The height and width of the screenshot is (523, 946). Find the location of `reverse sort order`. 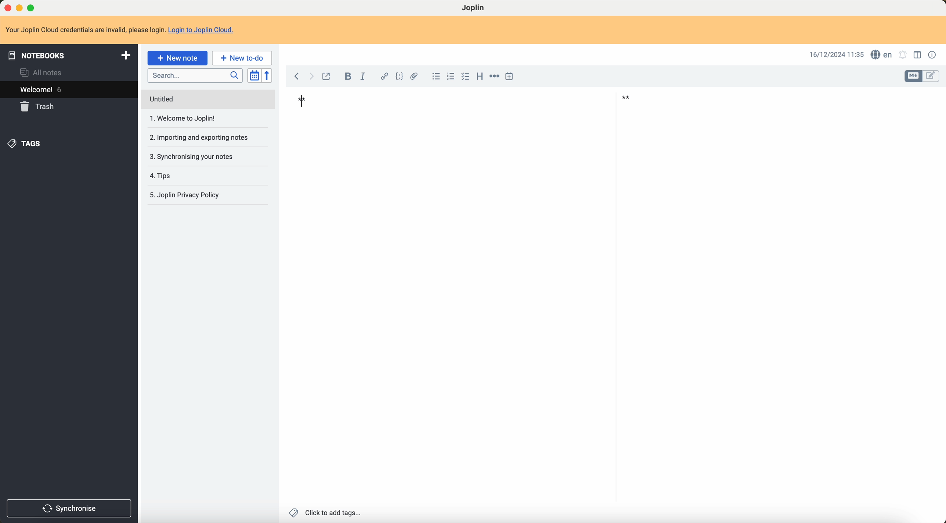

reverse sort order is located at coordinates (268, 75).